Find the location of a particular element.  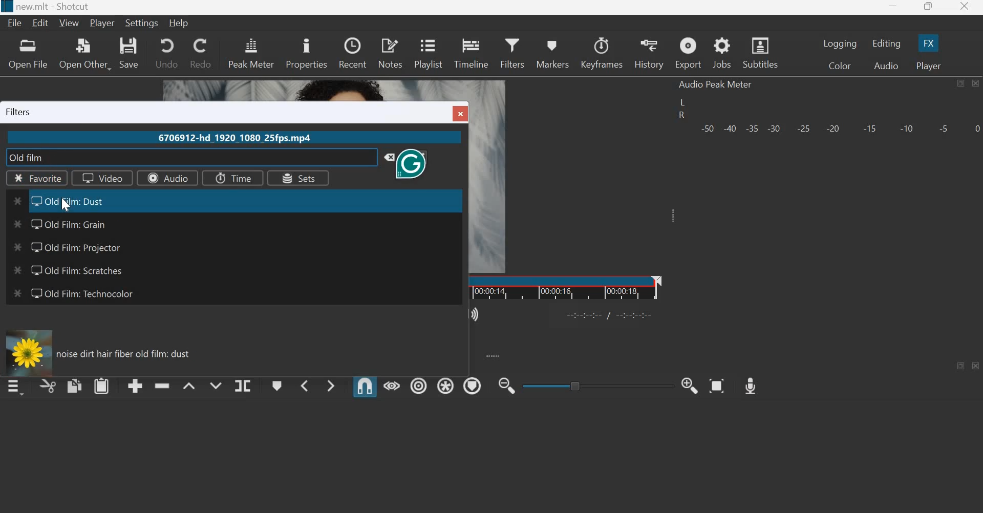

Favorite is located at coordinates (38, 179).